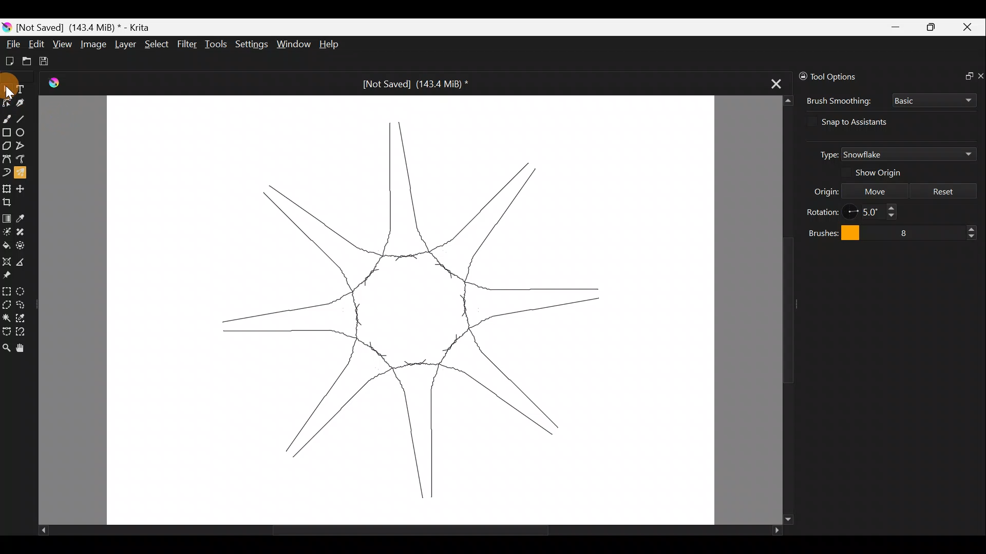 This screenshot has height=554, width=986. Describe the element at coordinates (7, 28) in the screenshot. I see `Krita logo` at that location.